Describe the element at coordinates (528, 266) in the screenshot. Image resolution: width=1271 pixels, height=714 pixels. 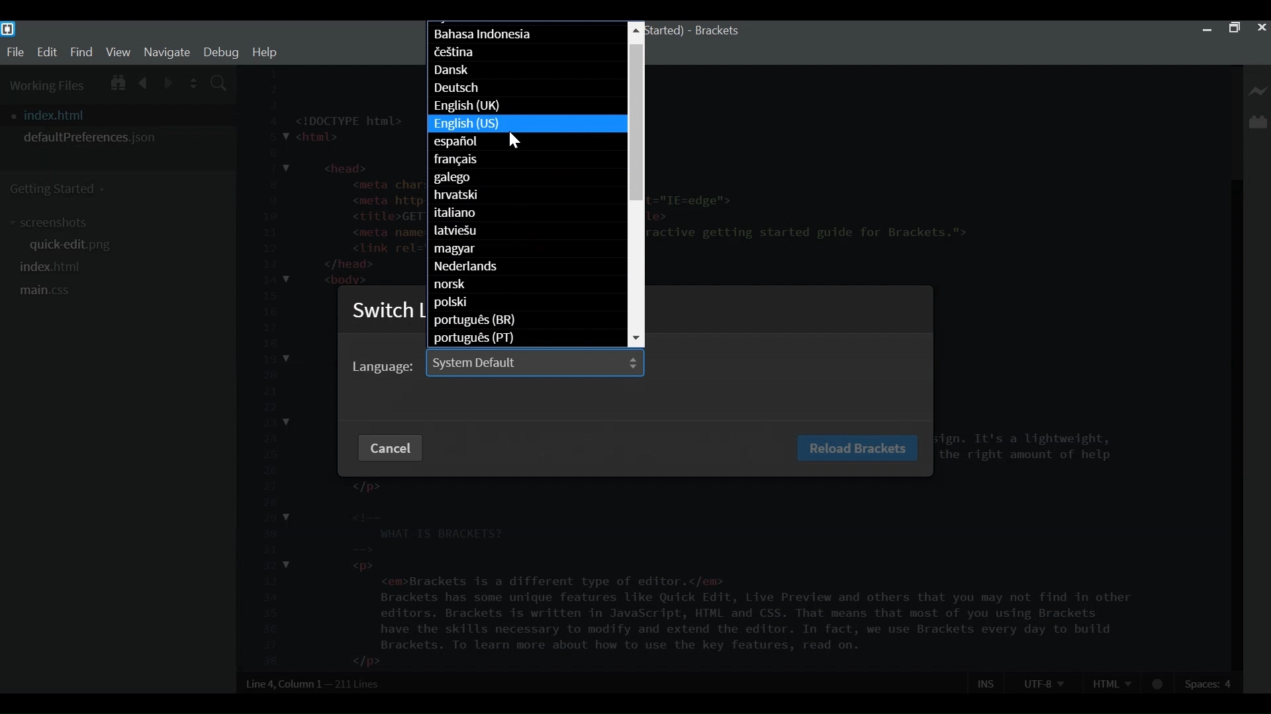
I see `Nederlands` at that location.